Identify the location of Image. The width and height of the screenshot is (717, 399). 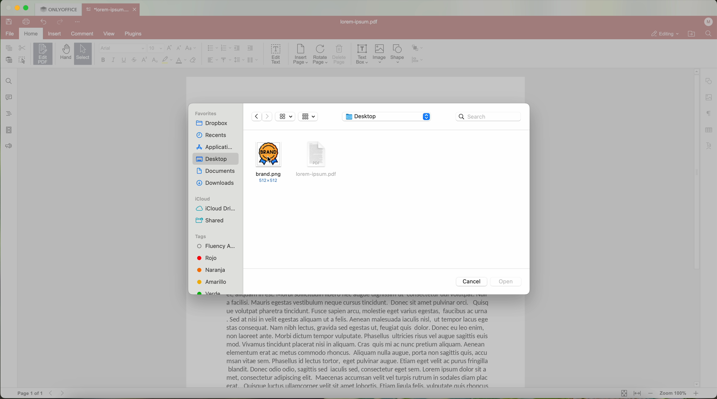
(380, 54).